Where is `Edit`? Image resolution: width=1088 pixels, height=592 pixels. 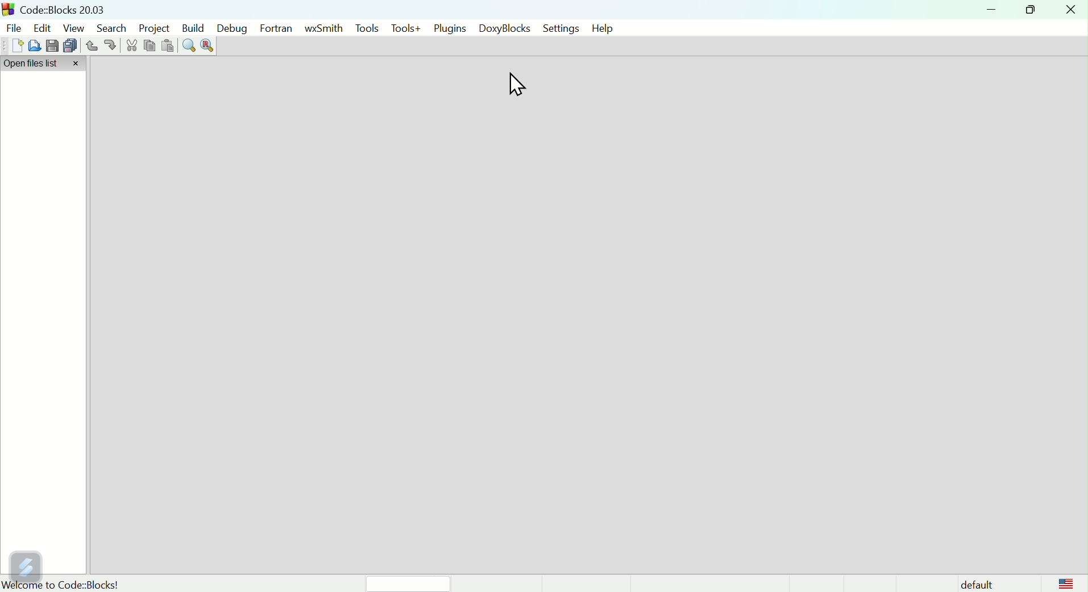
Edit is located at coordinates (44, 27).